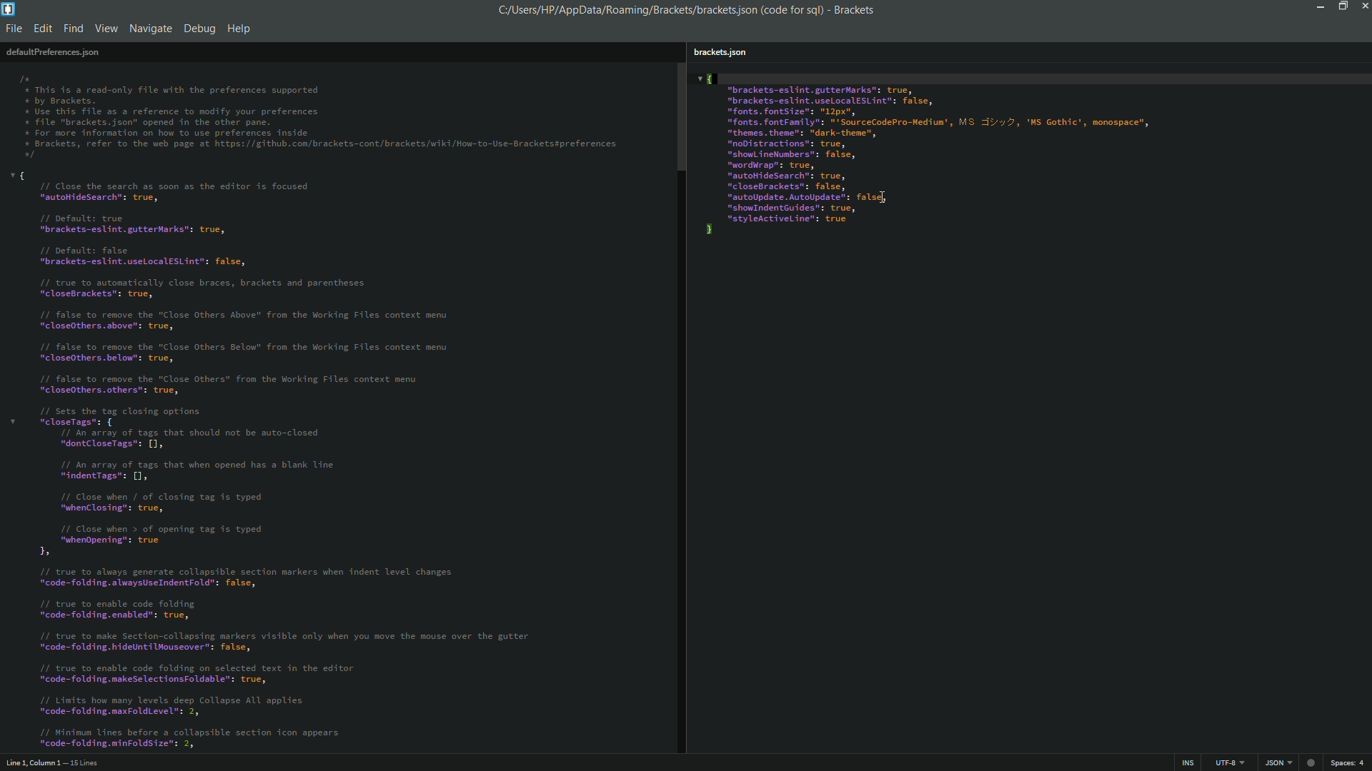 The width and height of the screenshot is (1372, 771). Describe the element at coordinates (693, 11) in the screenshot. I see `C/Users/HP/AppData/Roaming/Brackets/bracketsjson (code for sql) - Brackets` at that location.